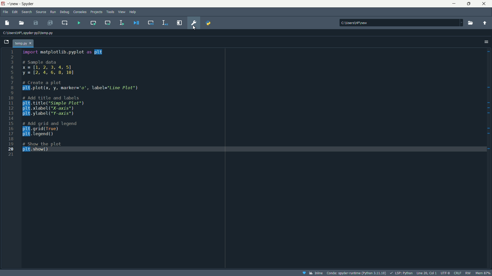 This screenshot has height=276, width=492. What do you see at coordinates (97, 104) in the screenshot?
I see `import matplotlib.pyplot as pl

# Sample data

x=1[1, 2, 3, 4, 5]

y= I[2, 4, 6, 8, 10]

# Create a plot

PUE.plot(x, y, marker='o', label="Line Plot")

# Add title and labels
.title("Simple Plot")
.xlabel("X-axis")
.ylabel("Y-axis")

# Add grid and legend
.grid(True)
.legend()

# Show the plot

PLE. show()` at bounding box center [97, 104].